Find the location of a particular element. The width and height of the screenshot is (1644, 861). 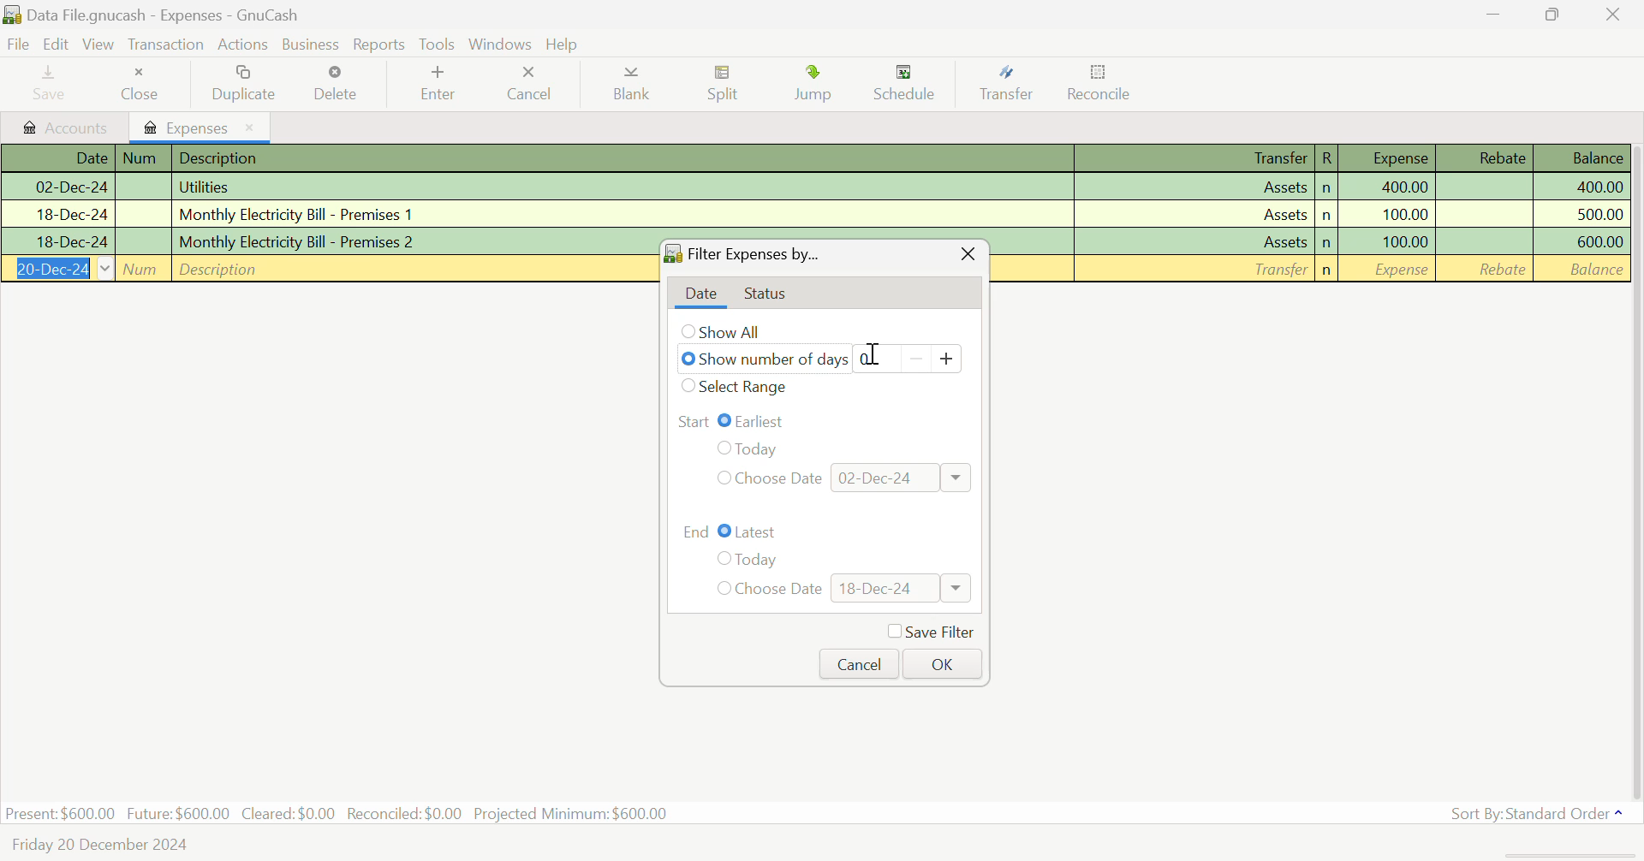

Num is located at coordinates (142, 241).